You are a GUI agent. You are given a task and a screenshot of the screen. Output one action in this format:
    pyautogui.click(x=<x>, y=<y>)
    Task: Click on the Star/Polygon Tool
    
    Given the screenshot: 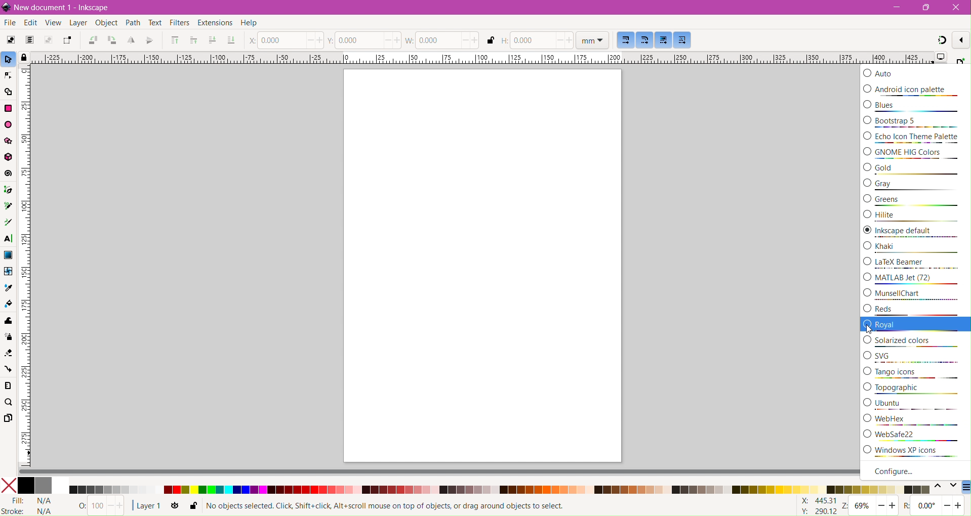 What is the action you would take?
    pyautogui.click(x=9, y=141)
    